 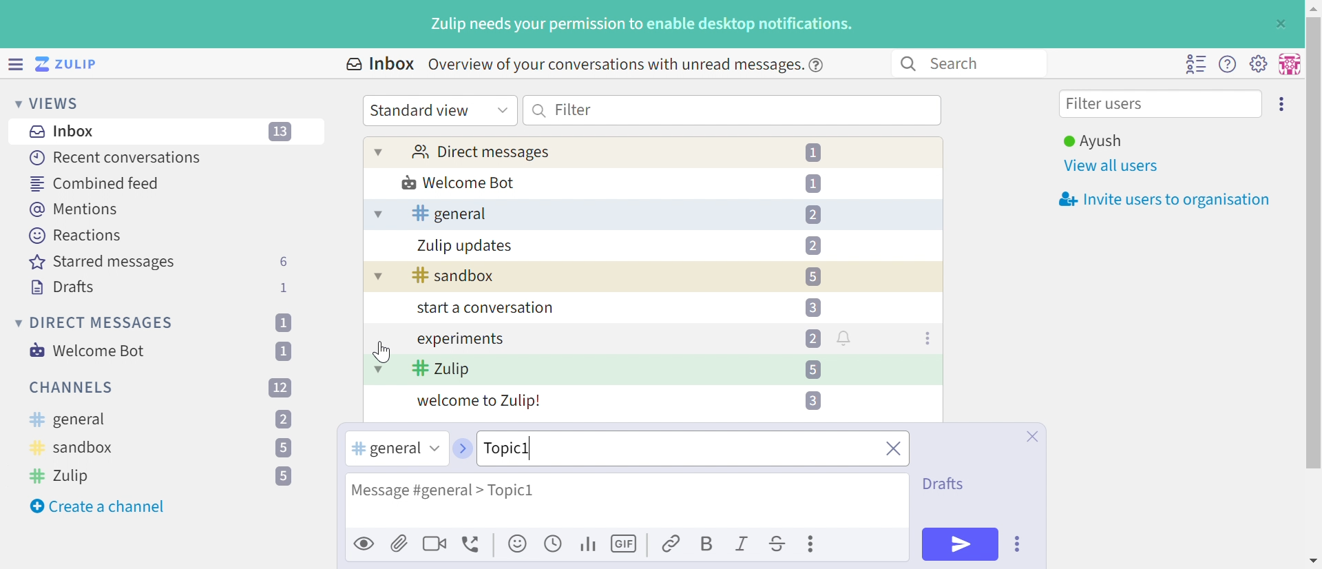 What do you see at coordinates (422, 110) in the screenshot?
I see `Standard view` at bounding box center [422, 110].